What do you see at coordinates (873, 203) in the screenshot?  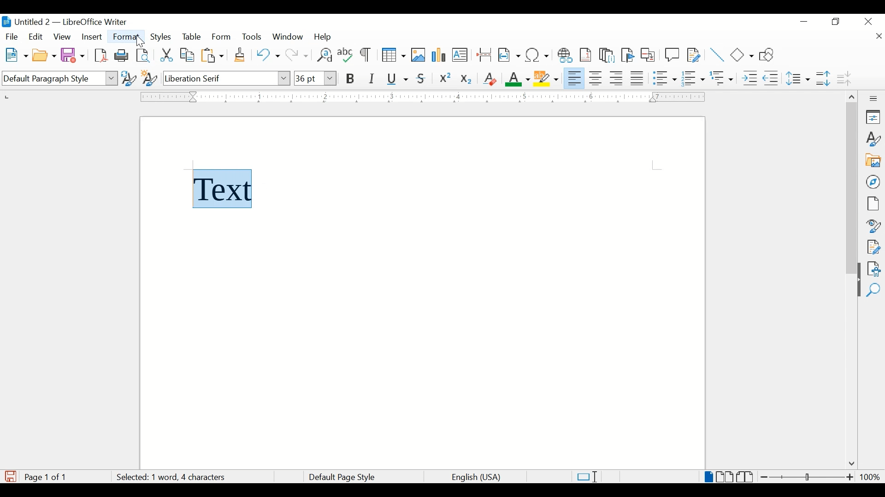 I see `page` at bounding box center [873, 203].